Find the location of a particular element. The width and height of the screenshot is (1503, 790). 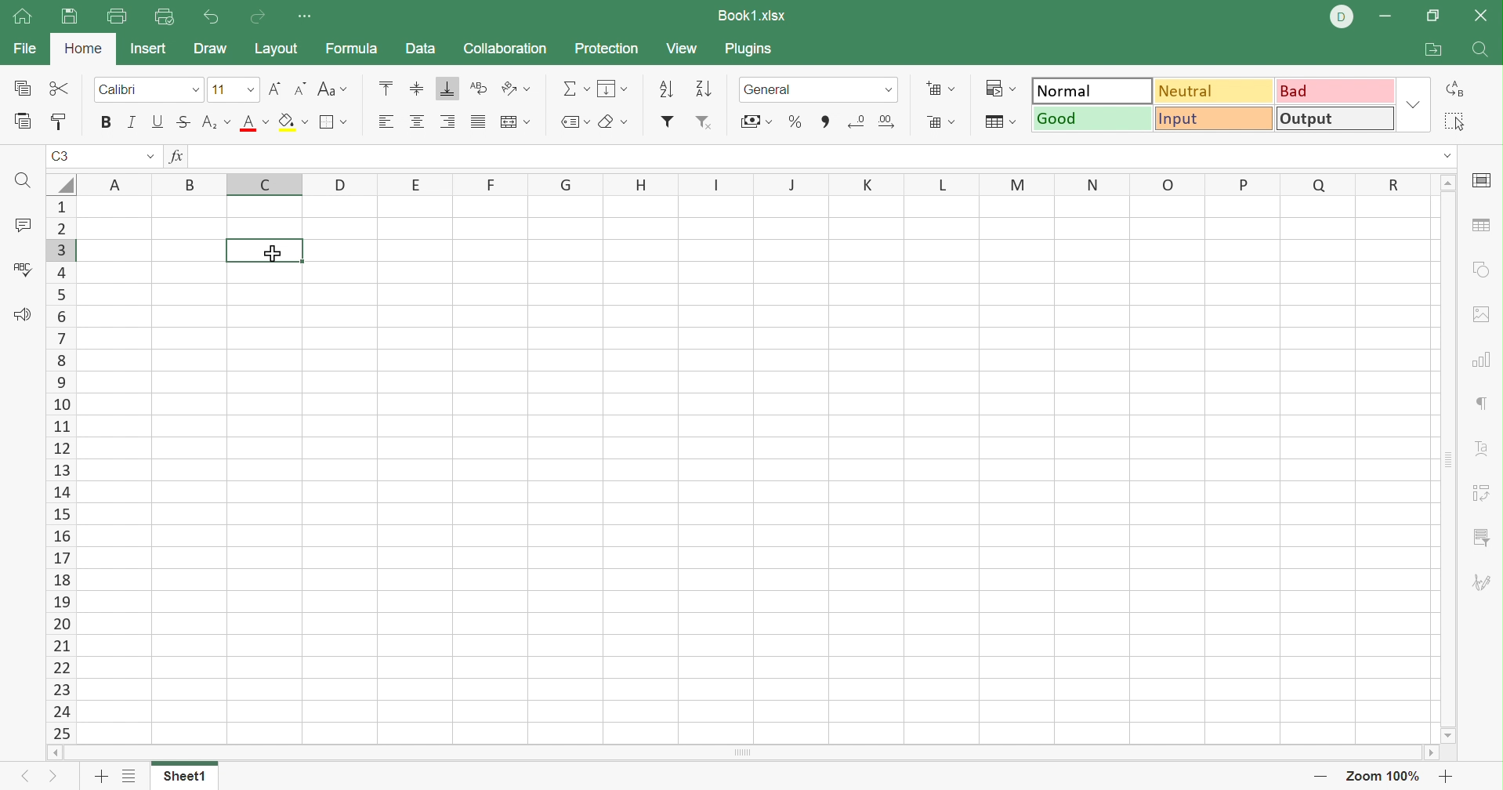

List of sheets is located at coordinates (130, 776).